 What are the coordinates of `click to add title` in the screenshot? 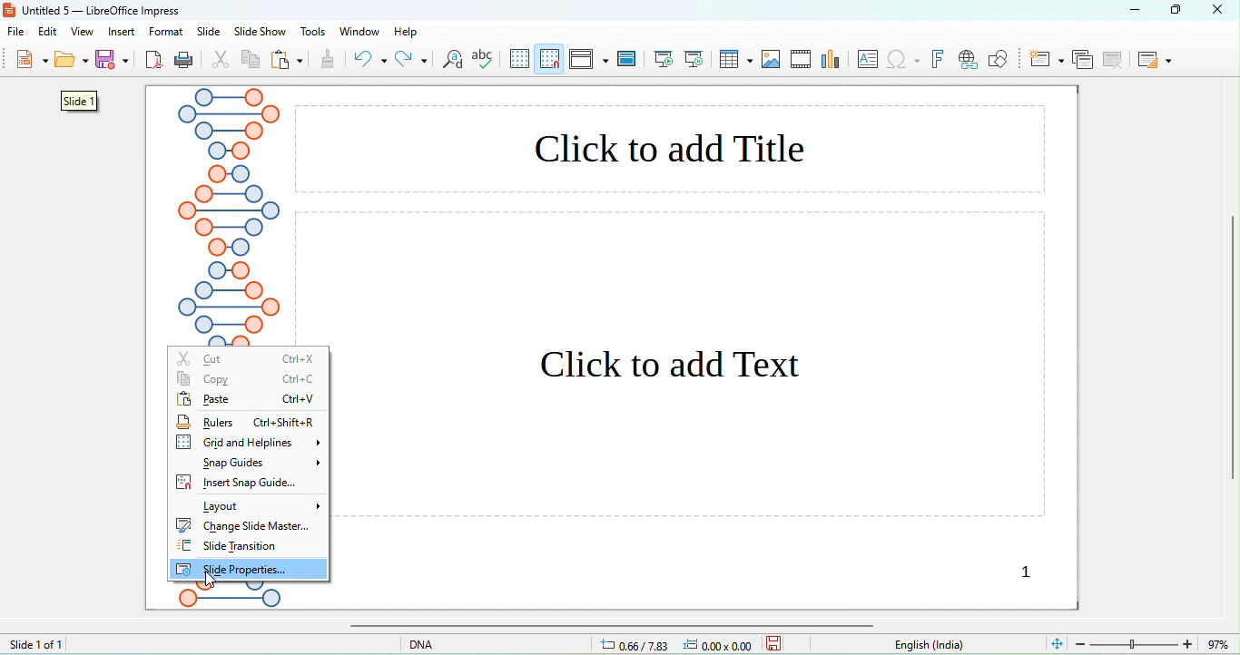 It's located at (670, 148).